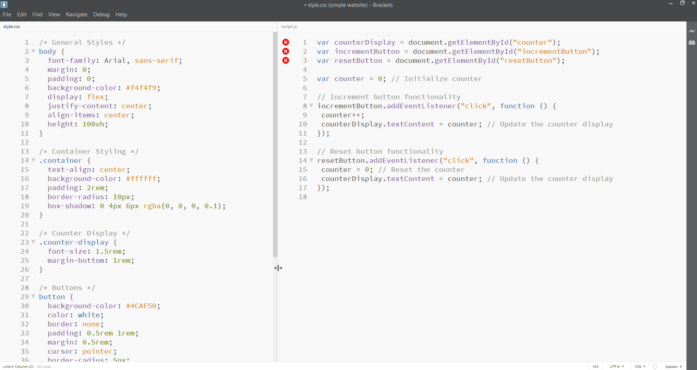 The height and width of the screenshot is (370, 697). What do you see at coordinates (150, 198) in the screenshot?
I see `style.css editor` at bounding box center [150, 198].